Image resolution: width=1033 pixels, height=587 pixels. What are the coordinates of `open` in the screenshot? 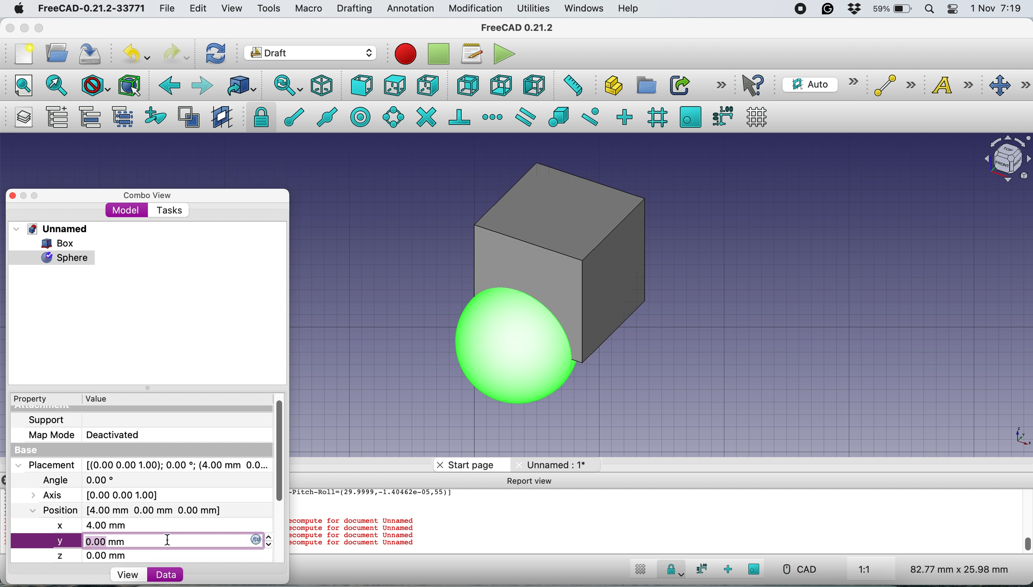 It's located at (60, 52).